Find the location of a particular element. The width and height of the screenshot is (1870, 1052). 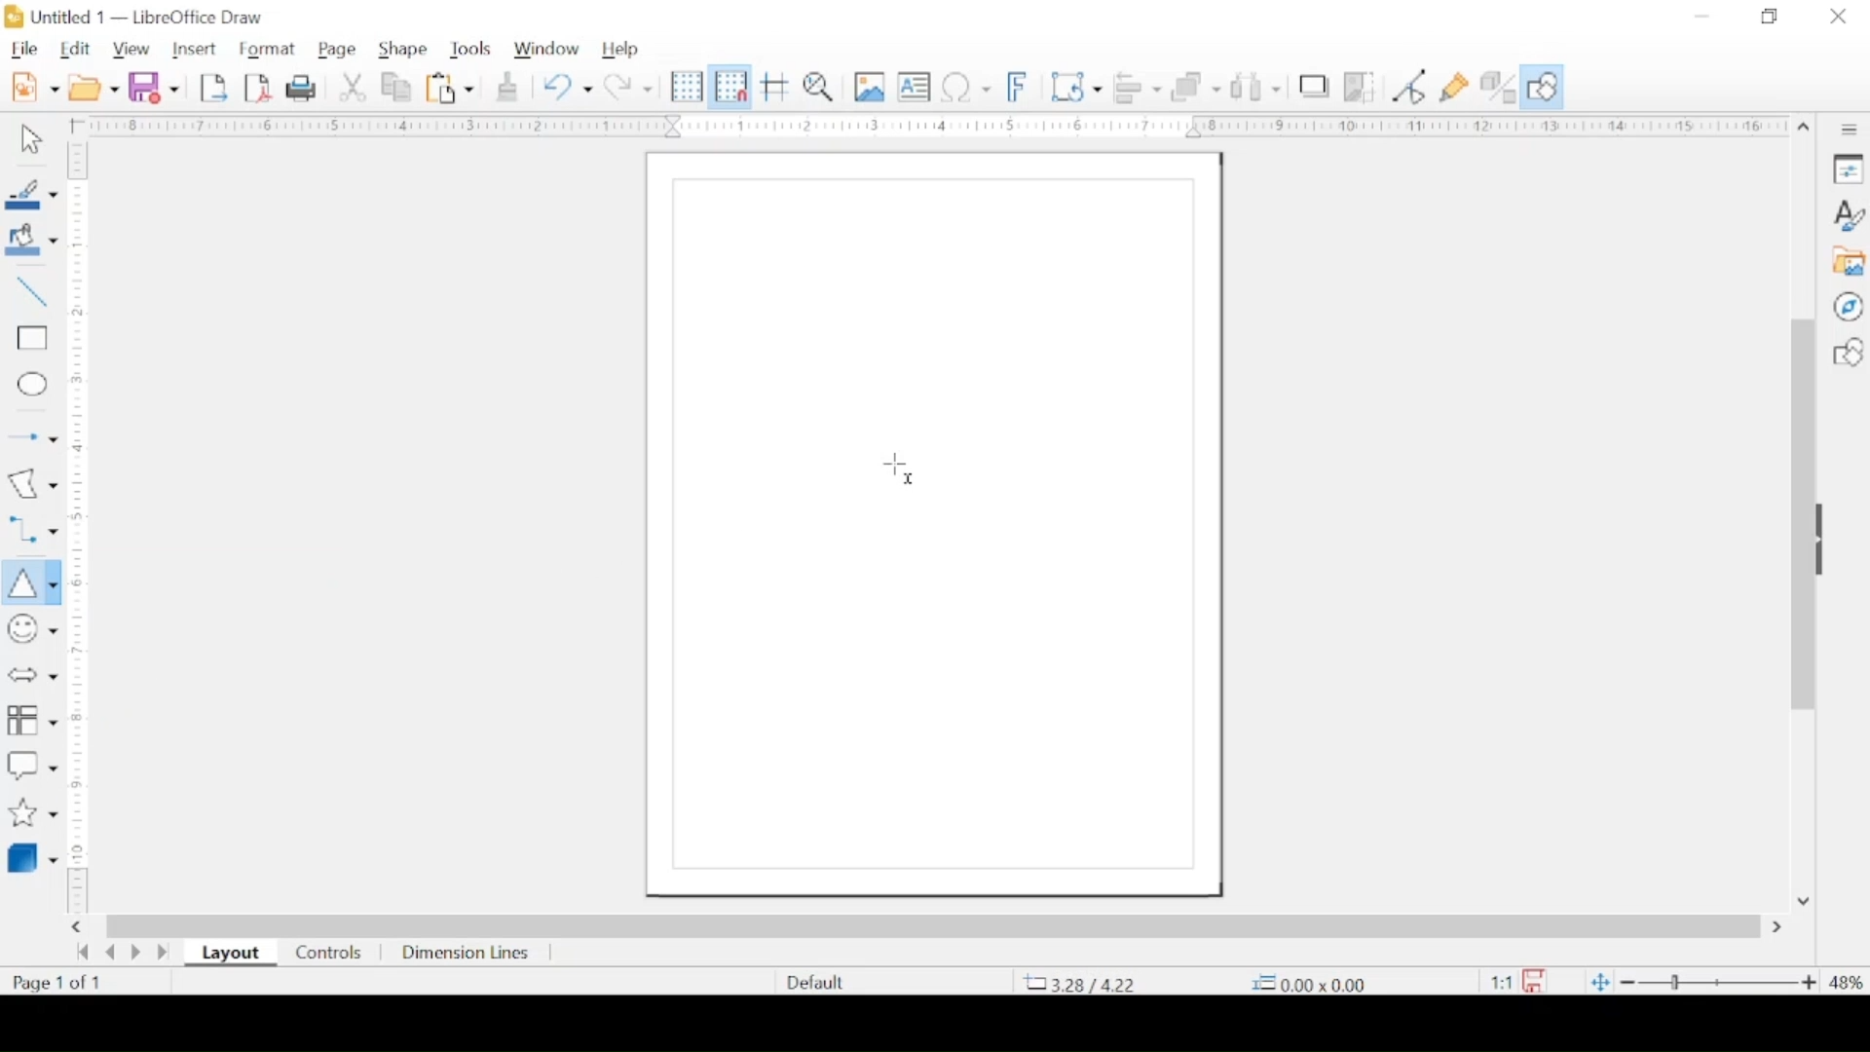

insert is located at coordinates (197, 50).